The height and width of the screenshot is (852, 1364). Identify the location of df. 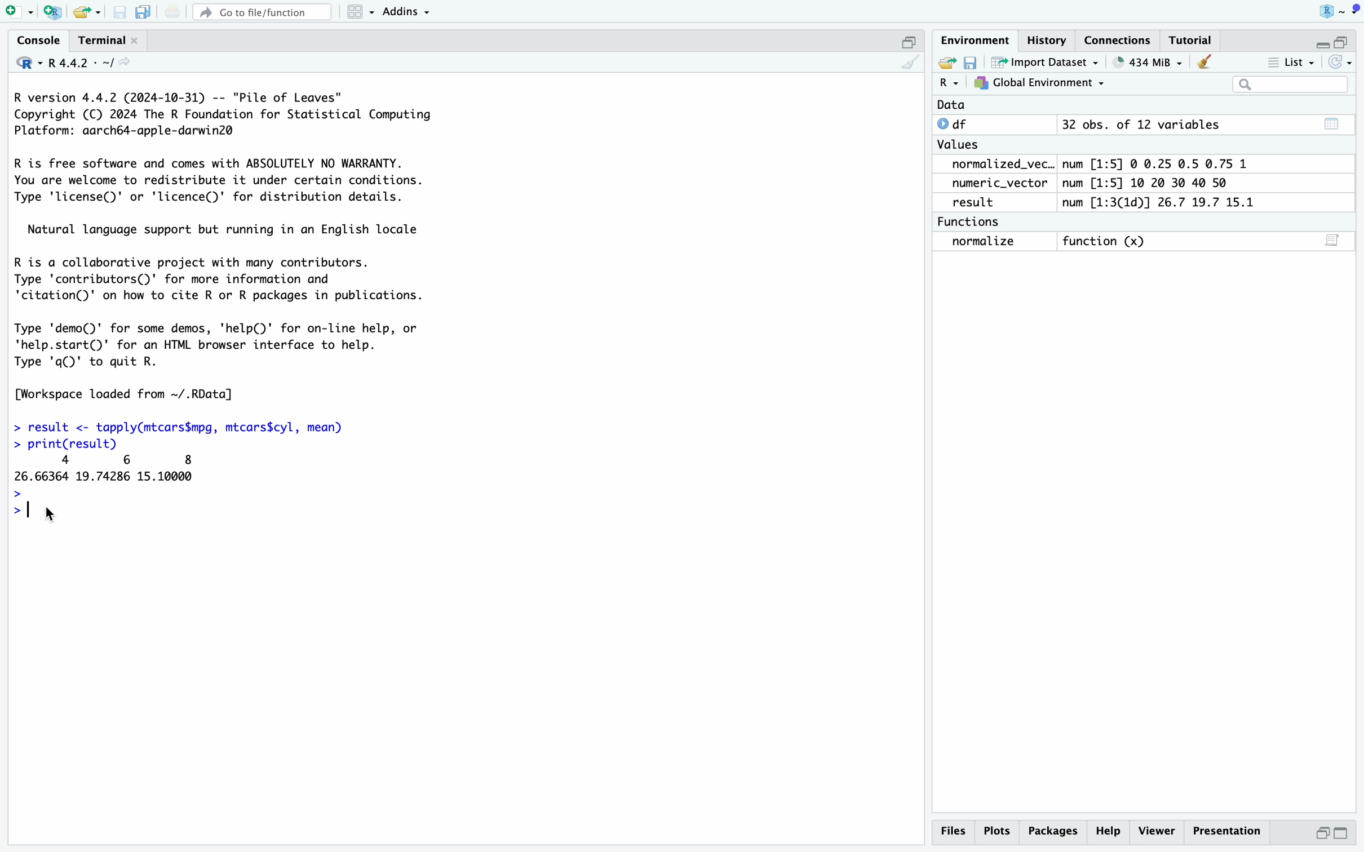
(960, 125).